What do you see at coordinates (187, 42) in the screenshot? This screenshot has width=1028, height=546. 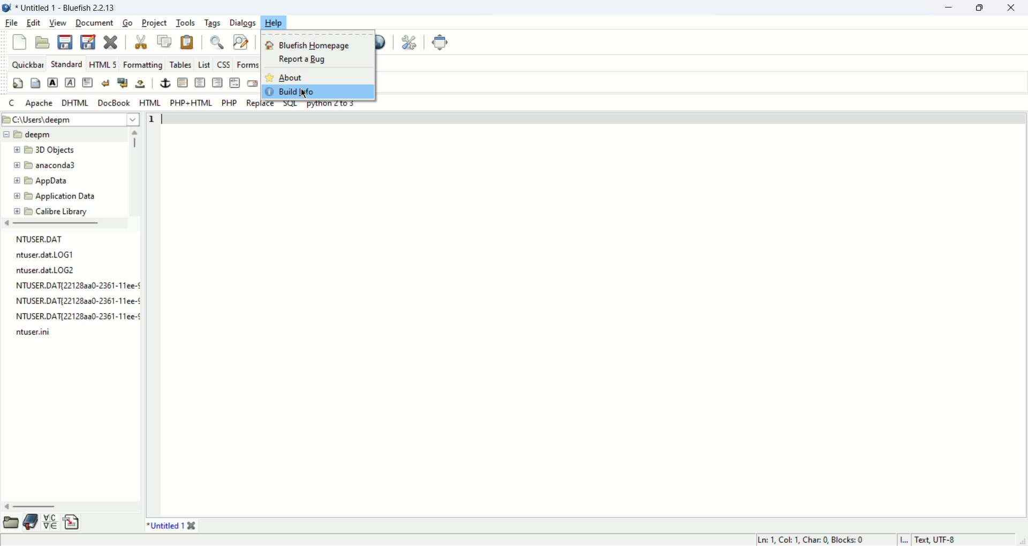 I see `paste` at bounding box center [187, 42].